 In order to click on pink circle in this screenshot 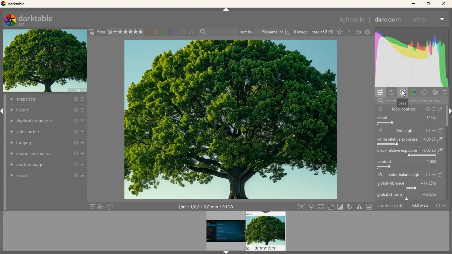, I will do `click(177, 31)`.